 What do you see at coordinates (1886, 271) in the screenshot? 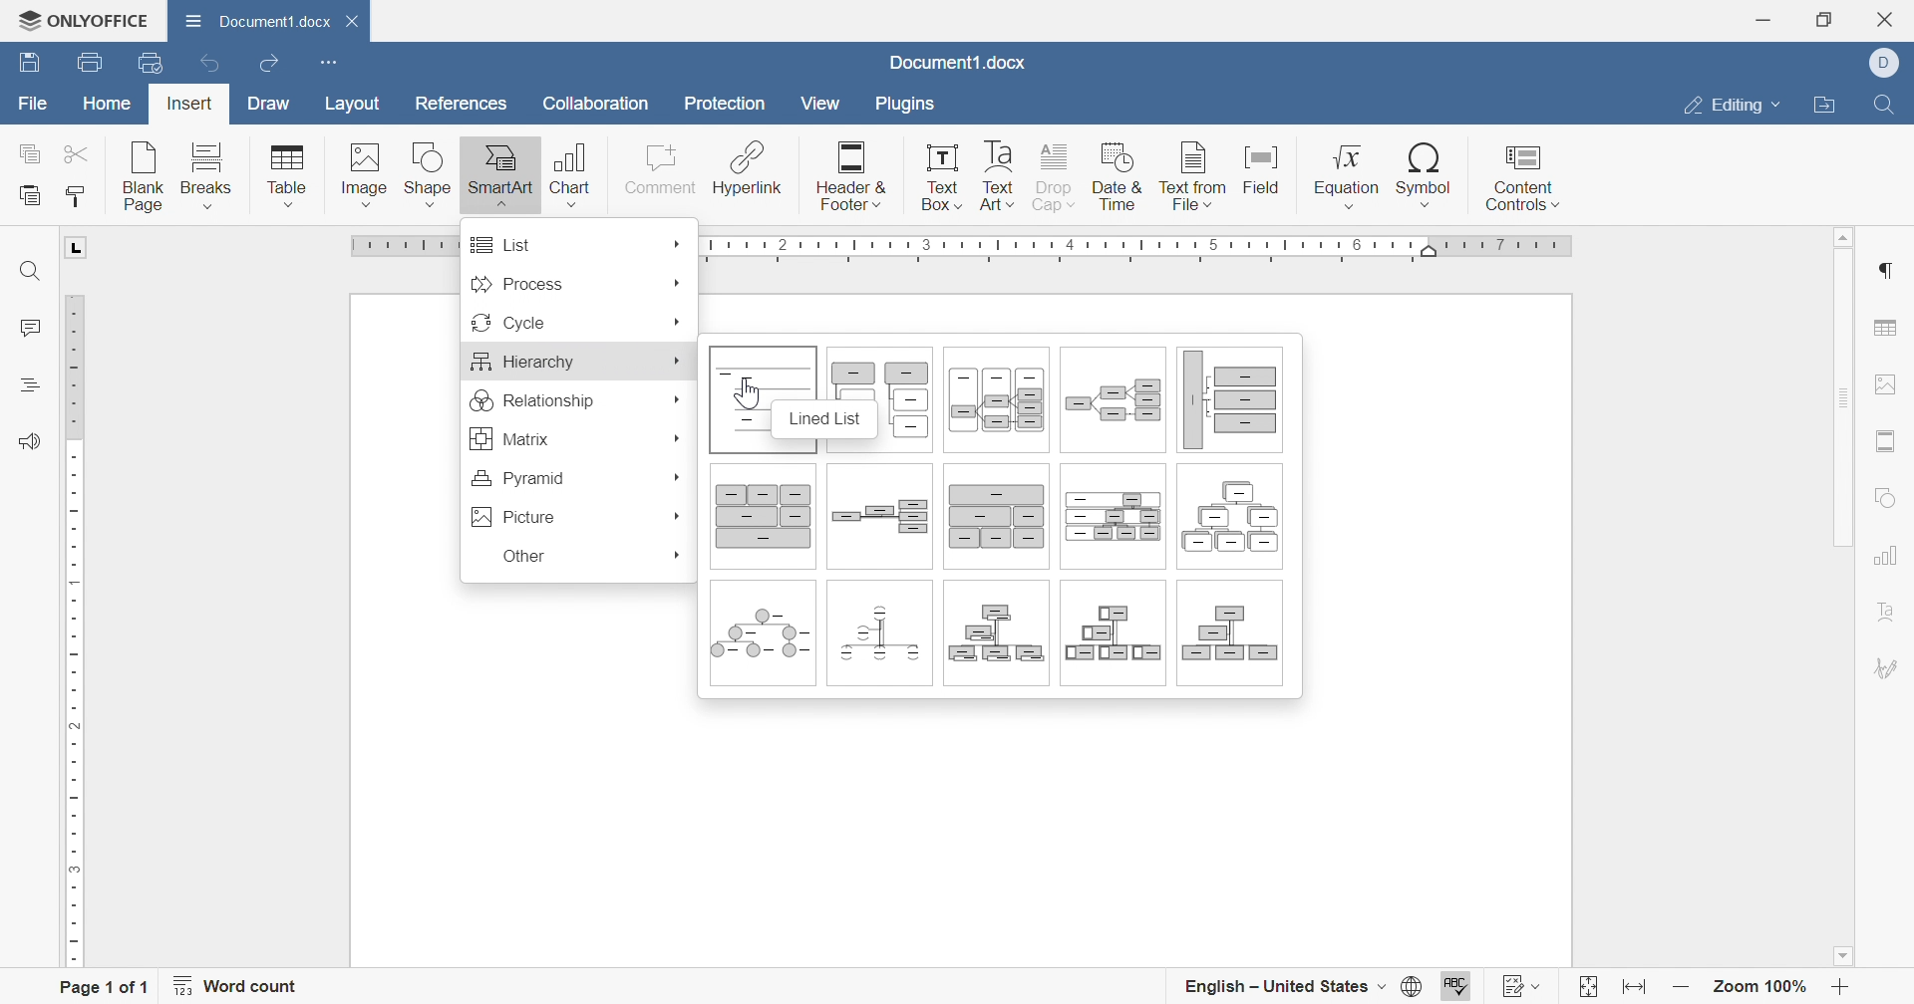
I see `Paragraph settings` at bounding box center [1886, 271].